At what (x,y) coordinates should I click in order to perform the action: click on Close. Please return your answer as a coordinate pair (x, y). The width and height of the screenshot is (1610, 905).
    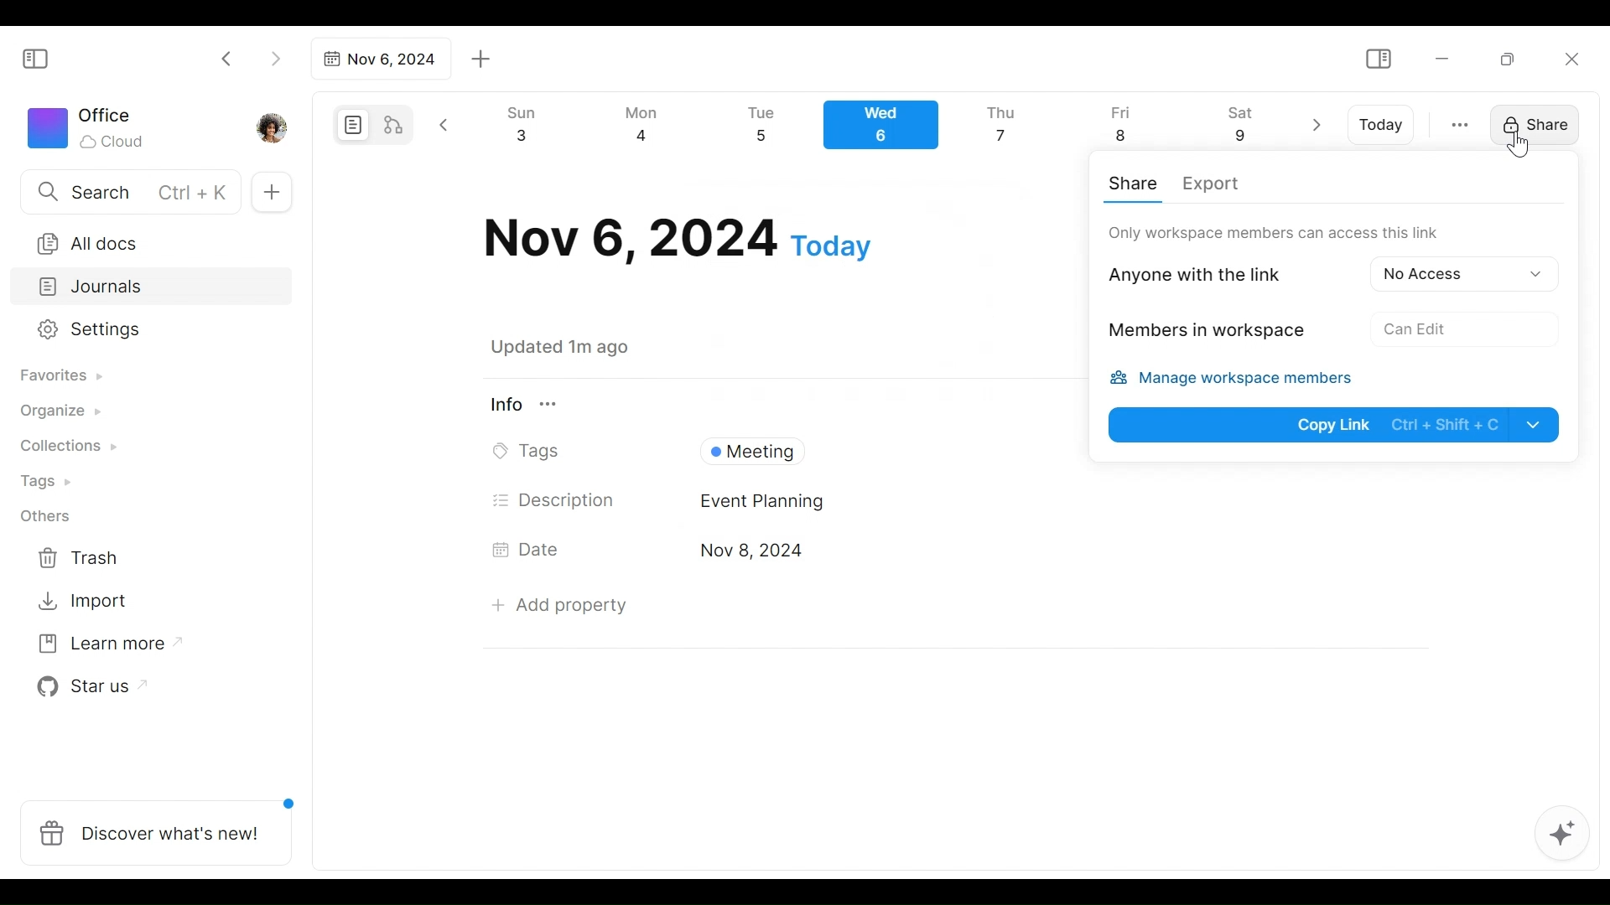
    Looking at the image, I should click on (1571, 59).